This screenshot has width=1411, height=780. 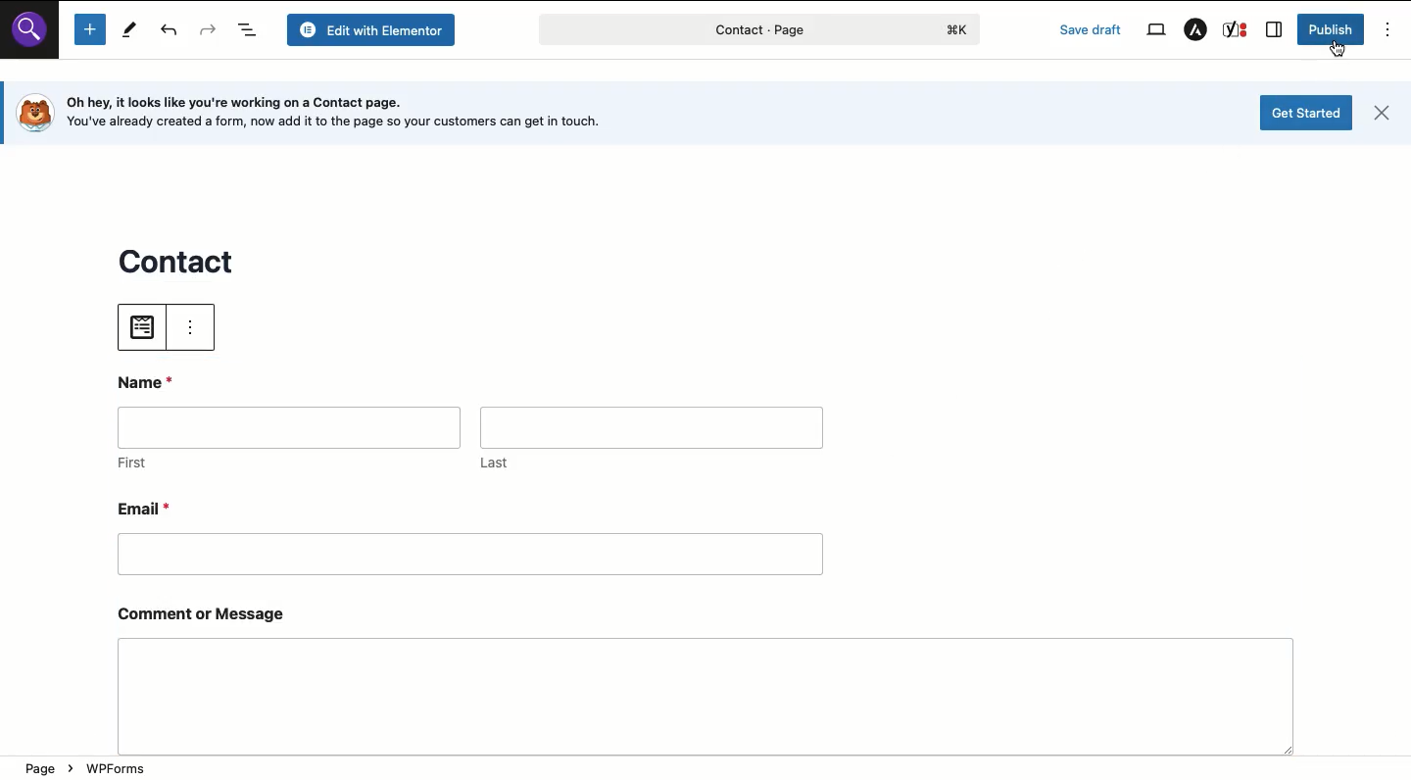 What do you see at coordinates (961, 29) in the screenshot?
I see `logo` at bounding box center [961, 29].